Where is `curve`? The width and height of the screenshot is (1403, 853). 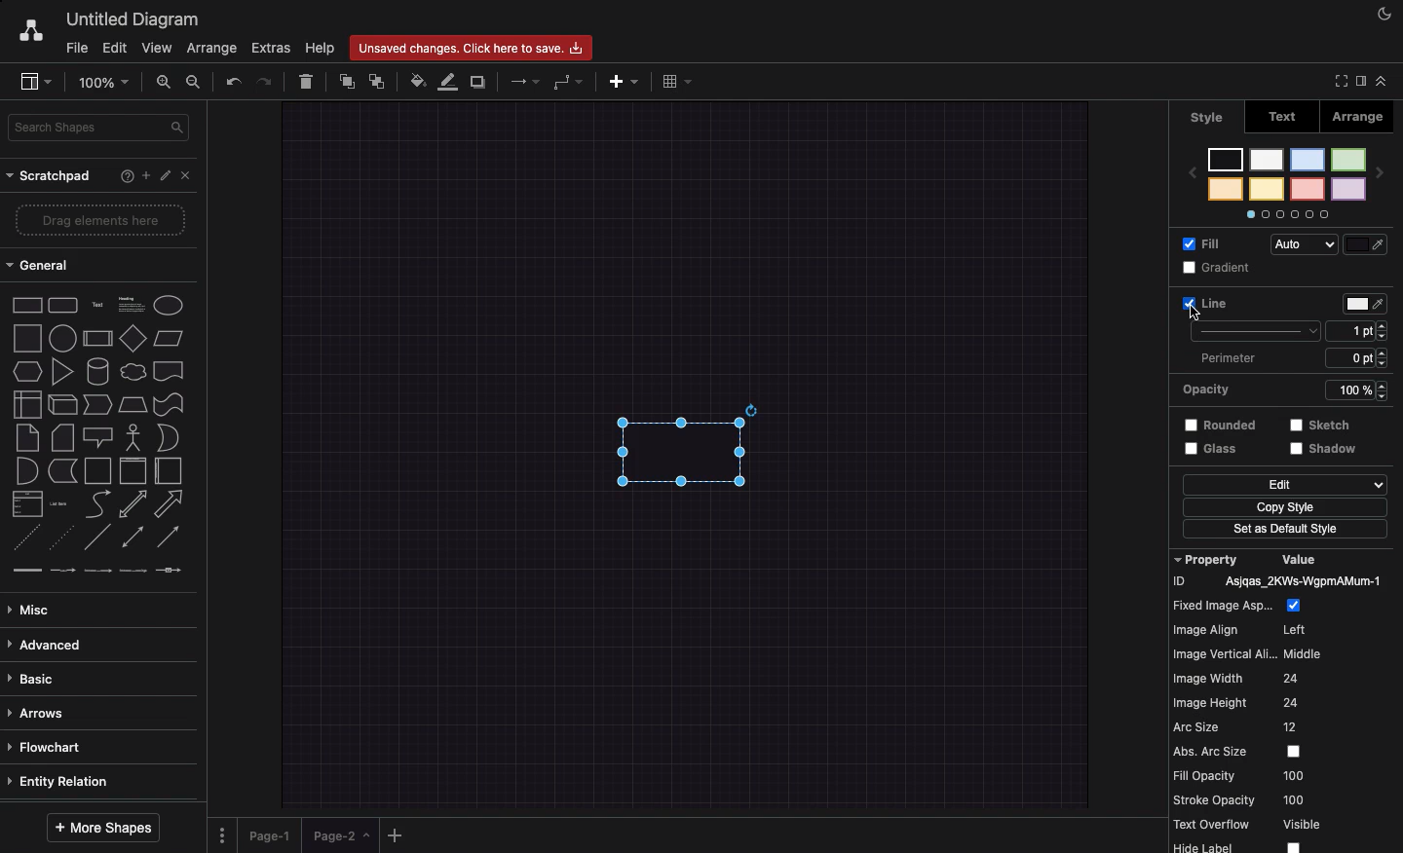 curve is located at coordinates (97, 503).